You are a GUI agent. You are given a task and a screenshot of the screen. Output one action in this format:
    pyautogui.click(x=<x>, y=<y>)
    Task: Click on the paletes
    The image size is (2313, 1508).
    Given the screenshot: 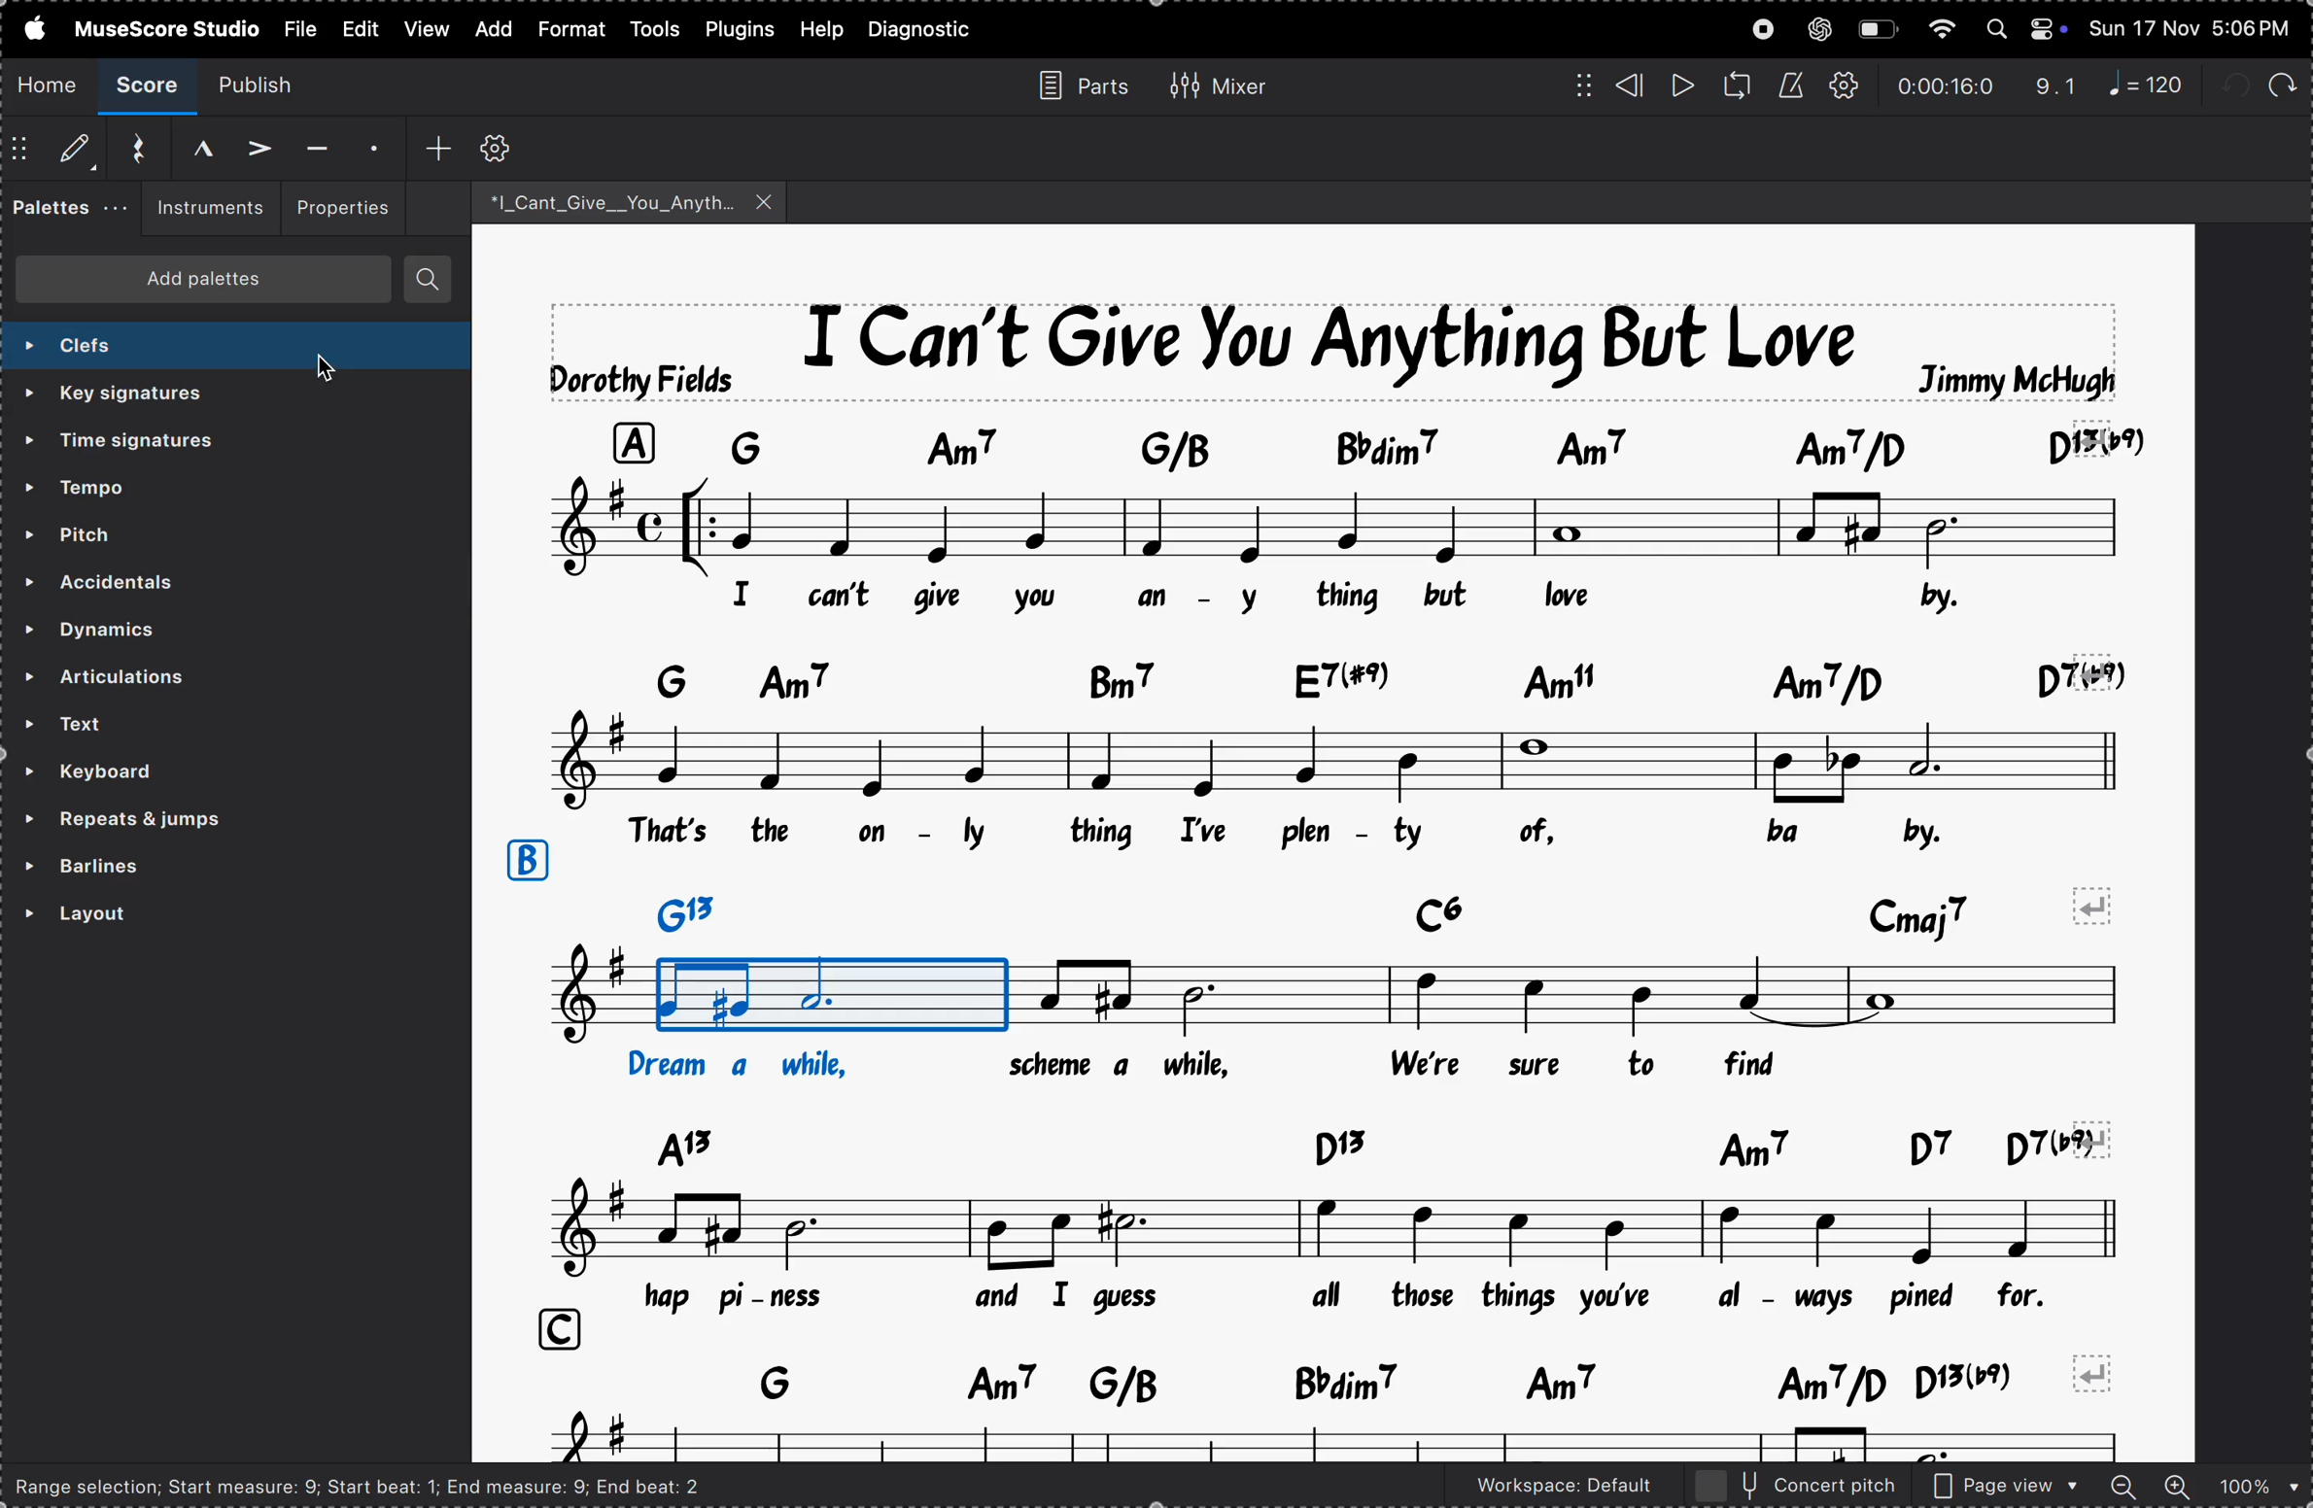 What is the action you would take?
    pyautogui.click(x=67, y=210)
    